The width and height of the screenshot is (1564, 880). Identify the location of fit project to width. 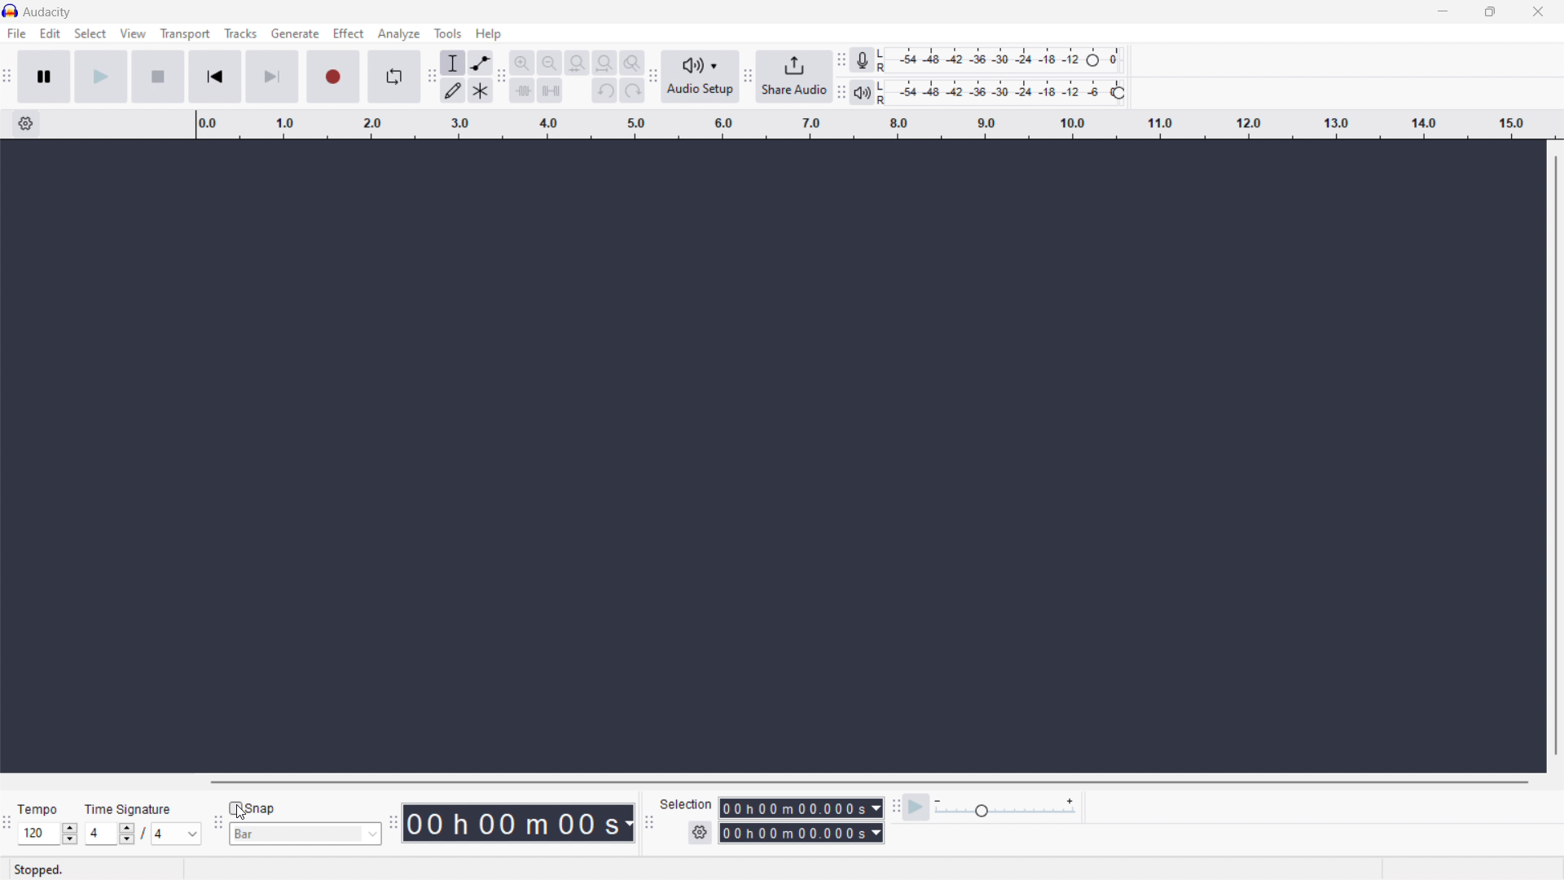
(604, 63).